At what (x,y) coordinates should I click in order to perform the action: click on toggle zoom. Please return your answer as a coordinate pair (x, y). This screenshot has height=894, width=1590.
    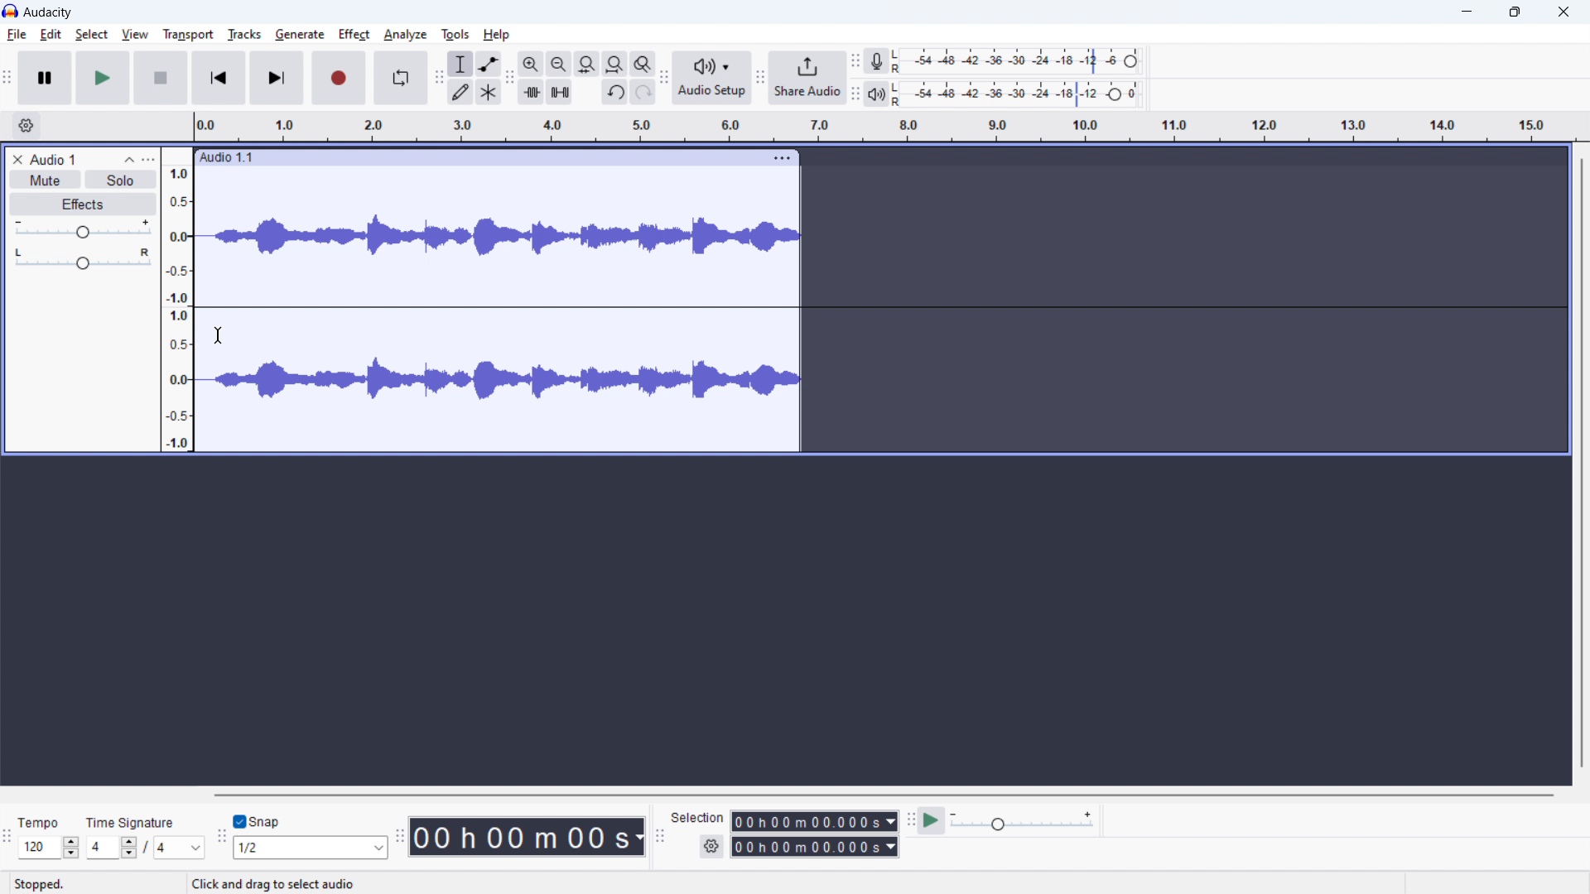
    Looking at the image, I should click on (642, 63).